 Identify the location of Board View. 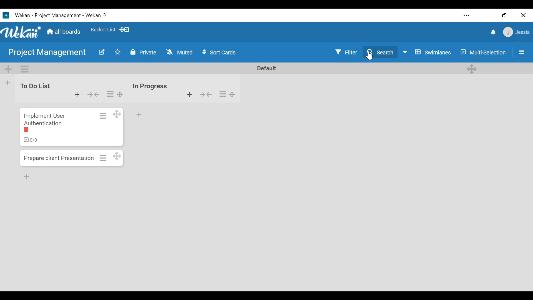
(426, 52).